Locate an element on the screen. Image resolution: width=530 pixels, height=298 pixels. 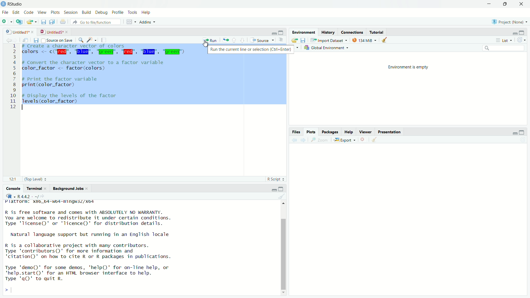
Tutorial is located at coordinates (377, 32).